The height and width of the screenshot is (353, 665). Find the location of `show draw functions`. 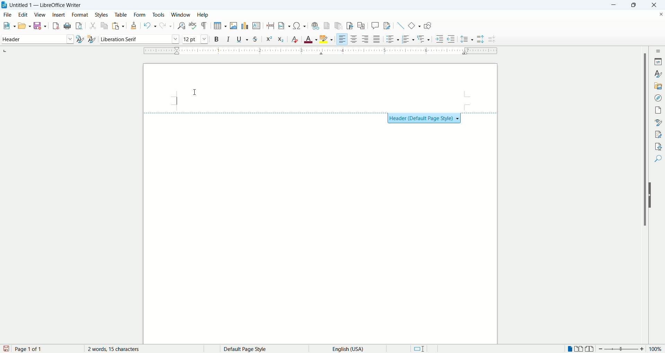

show draw functions is located at coordinates (427, 26).